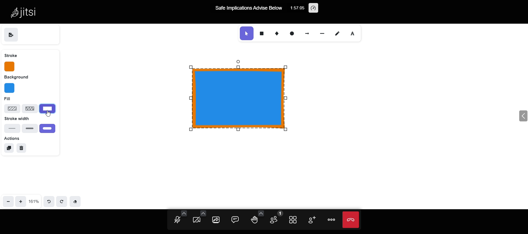  Describe the element at coordinates (10, 66) in the screenshot. I see `stroke color` at that location.